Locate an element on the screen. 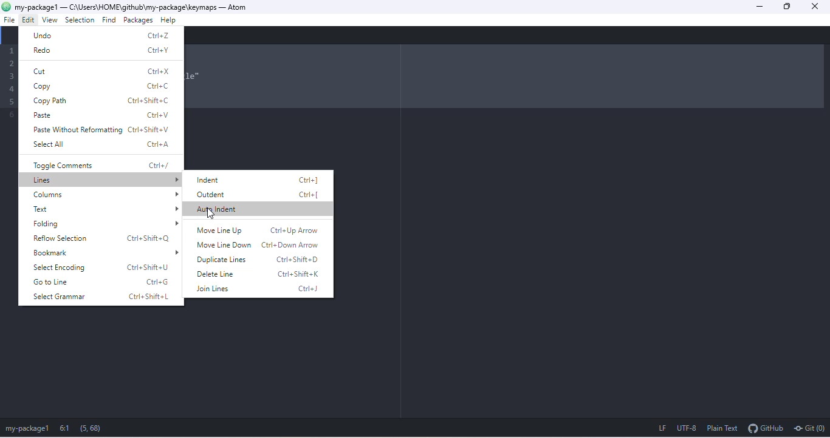  utf 8 is located at coordinates (688, 430).